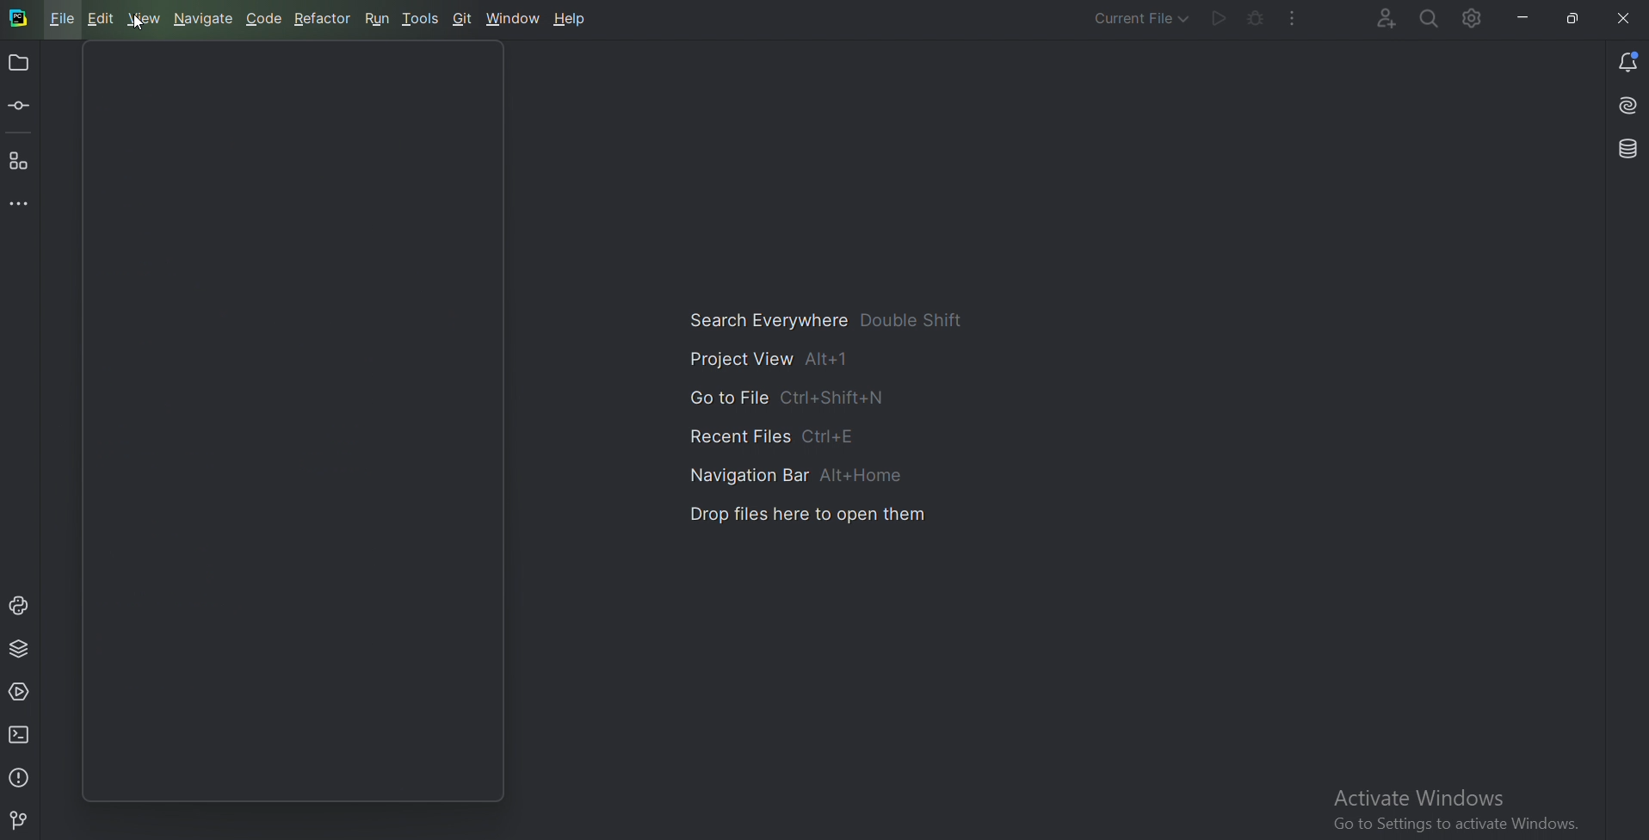 This screenshot has height=840, width=1649. What do you see at coordinates (1525, 17) in the screenshot?
I see `Minimize` at bounding box center [1525, 17].